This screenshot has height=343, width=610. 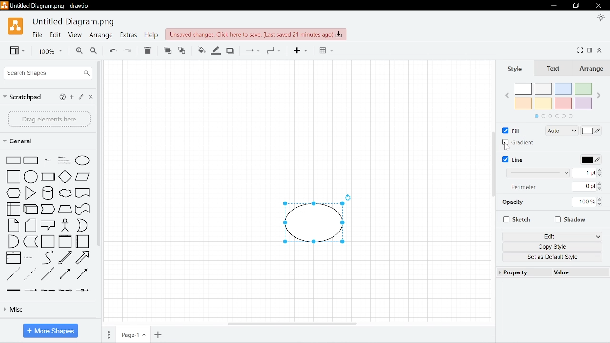 What do you see at coordinates (63, 97) in the screenshot?
I see `help` at bounding box center [63, 97].